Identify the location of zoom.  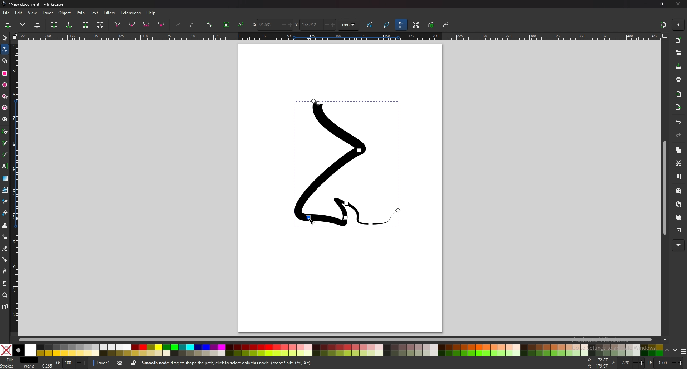
(628, 363).